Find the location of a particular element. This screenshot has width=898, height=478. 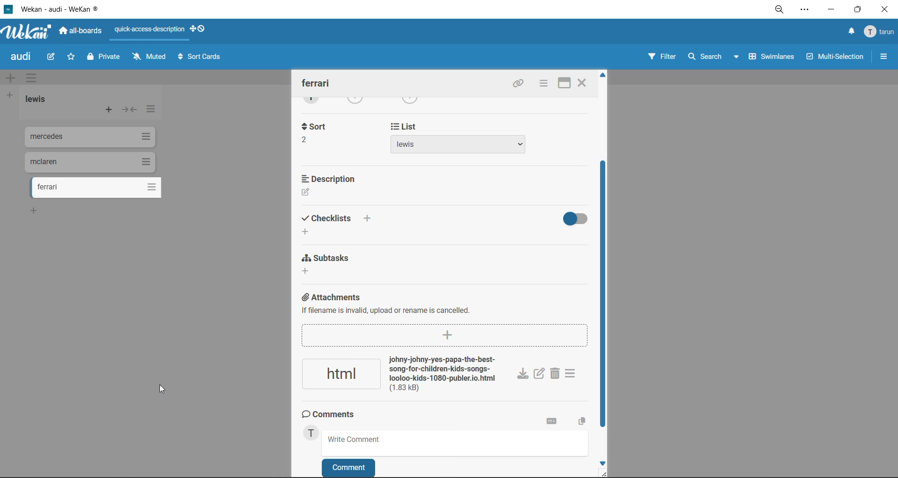

all boards is located at coordinates (81, 32).